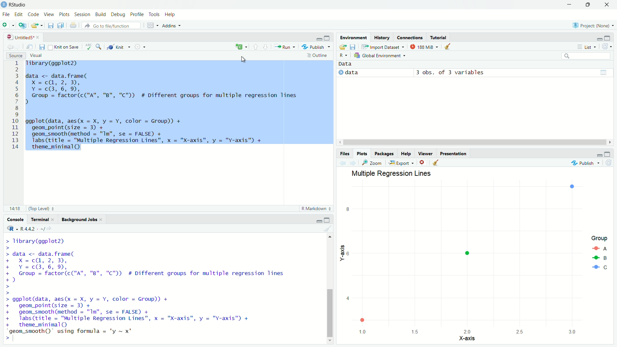 This screenshot has width=617, height=347. Describe the element at coordinates (74, 26) in the screenshot. I see `print` at that location.